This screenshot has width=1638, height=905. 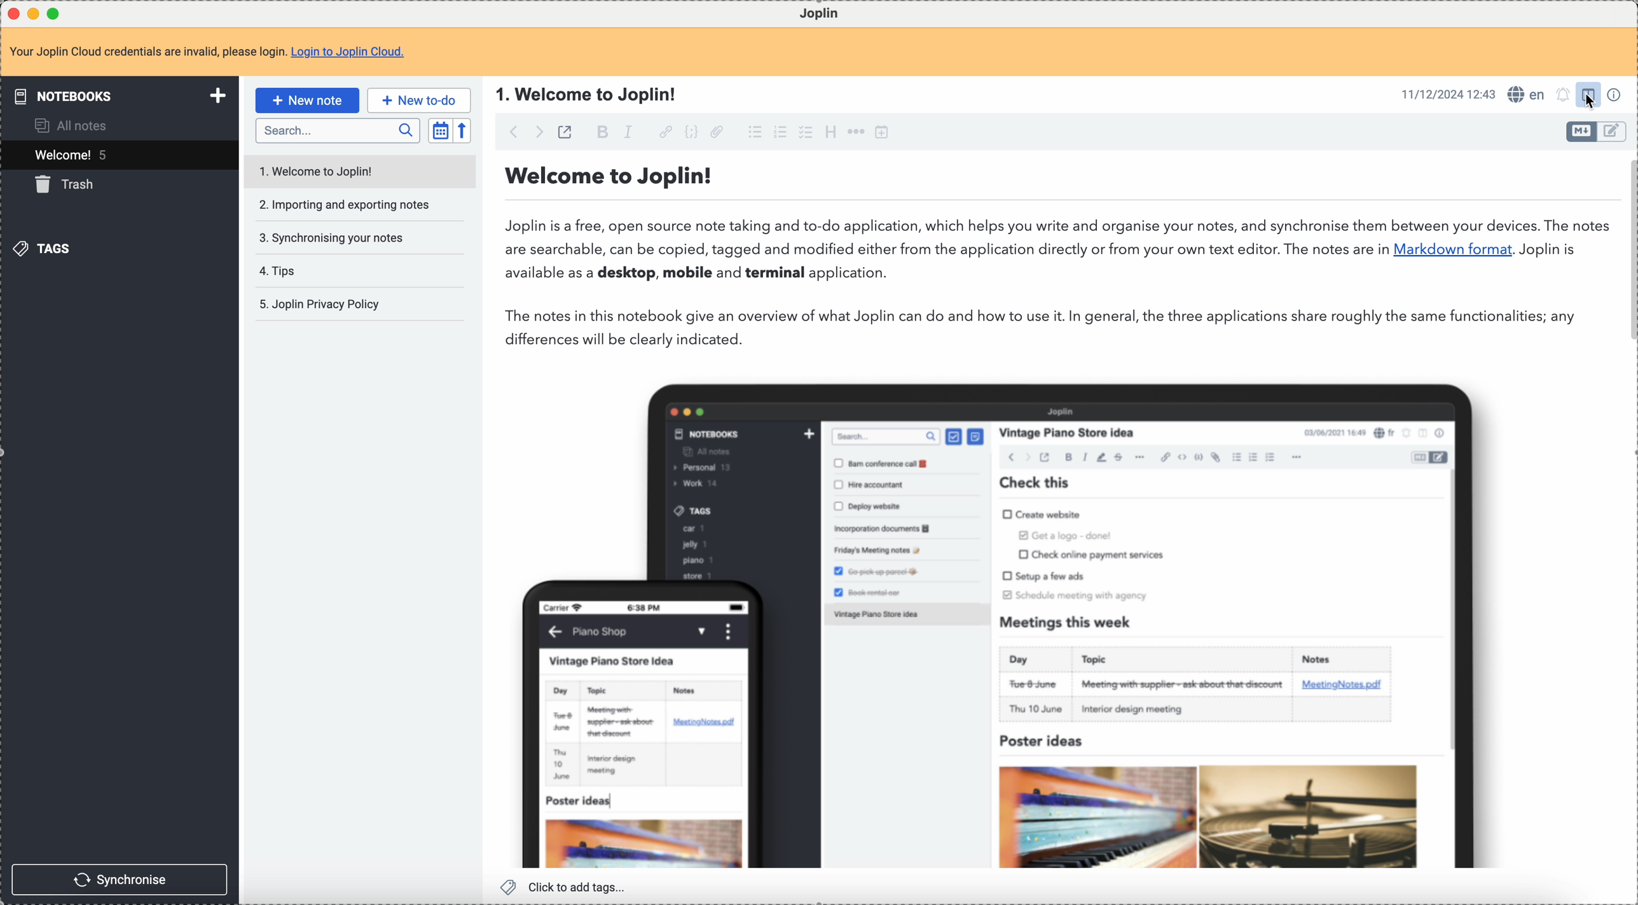 What do you see at coordinates (337, 131) in the screenshot?
I see `search bar` at bounding box center [337, 131].